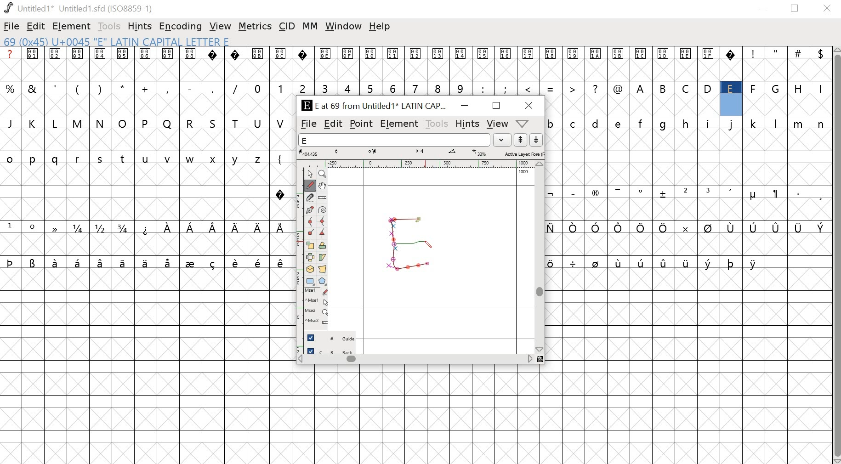 Image resolution: width=841 pixels, height=464 pixels. I want to click on Scale, so click(311, 246).